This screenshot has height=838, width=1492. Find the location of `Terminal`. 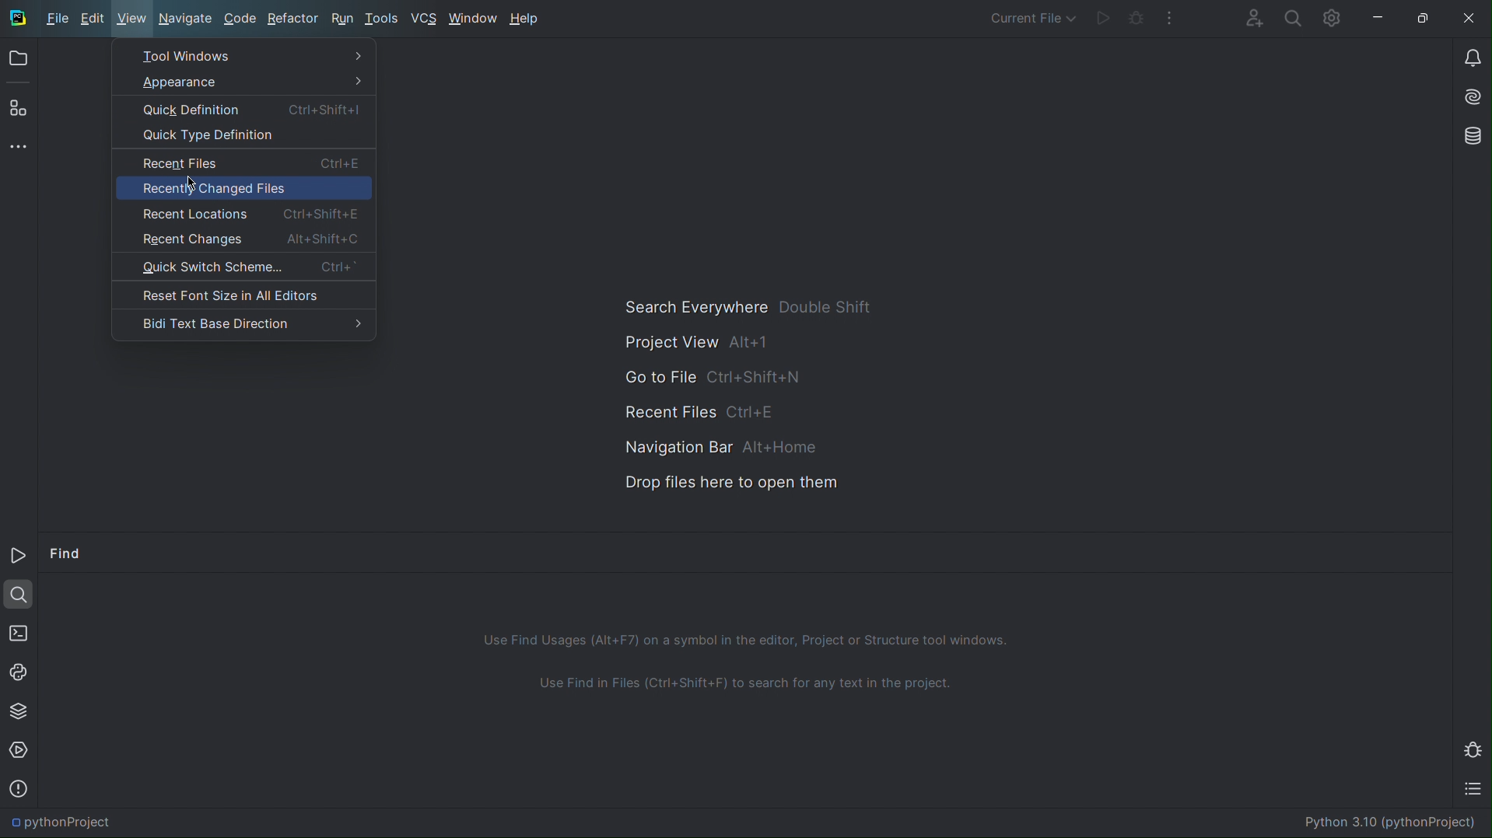

Terminal is located at coordinates (17, 630).